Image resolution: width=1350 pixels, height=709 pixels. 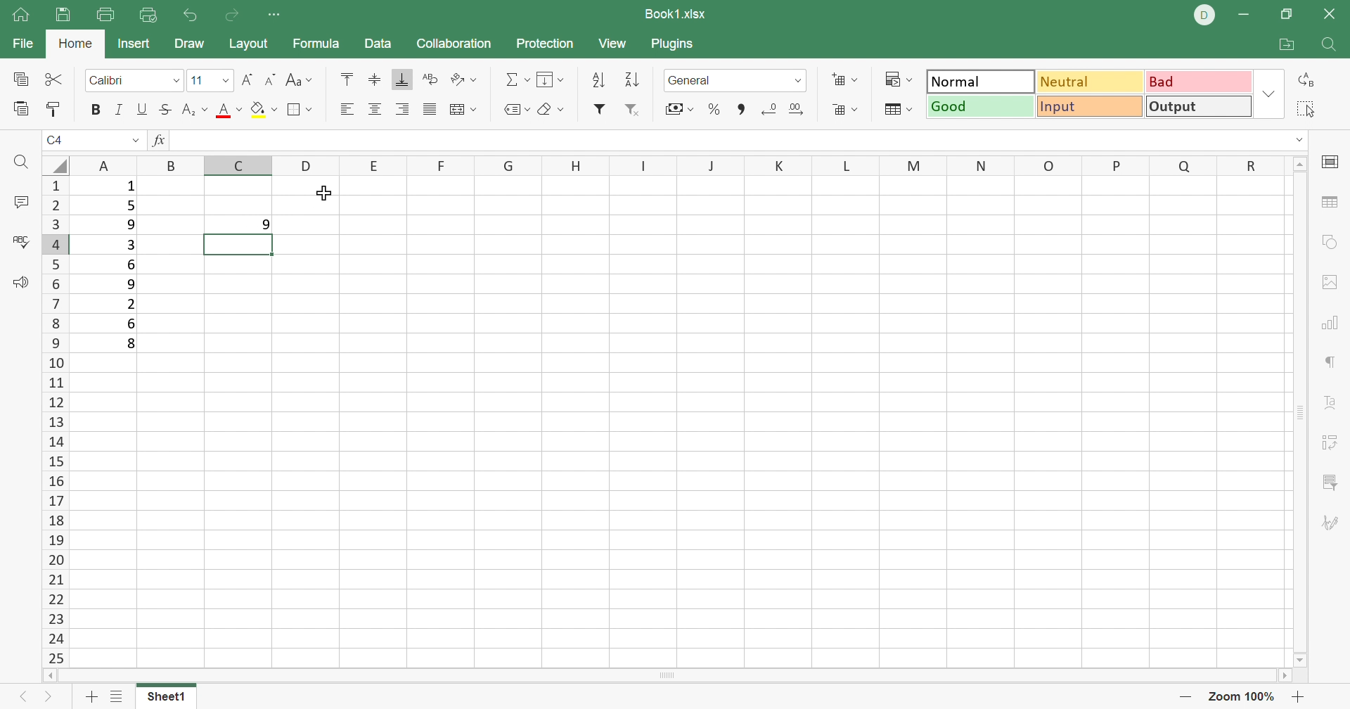 I want to click on Find, so click(x=26, y=162).